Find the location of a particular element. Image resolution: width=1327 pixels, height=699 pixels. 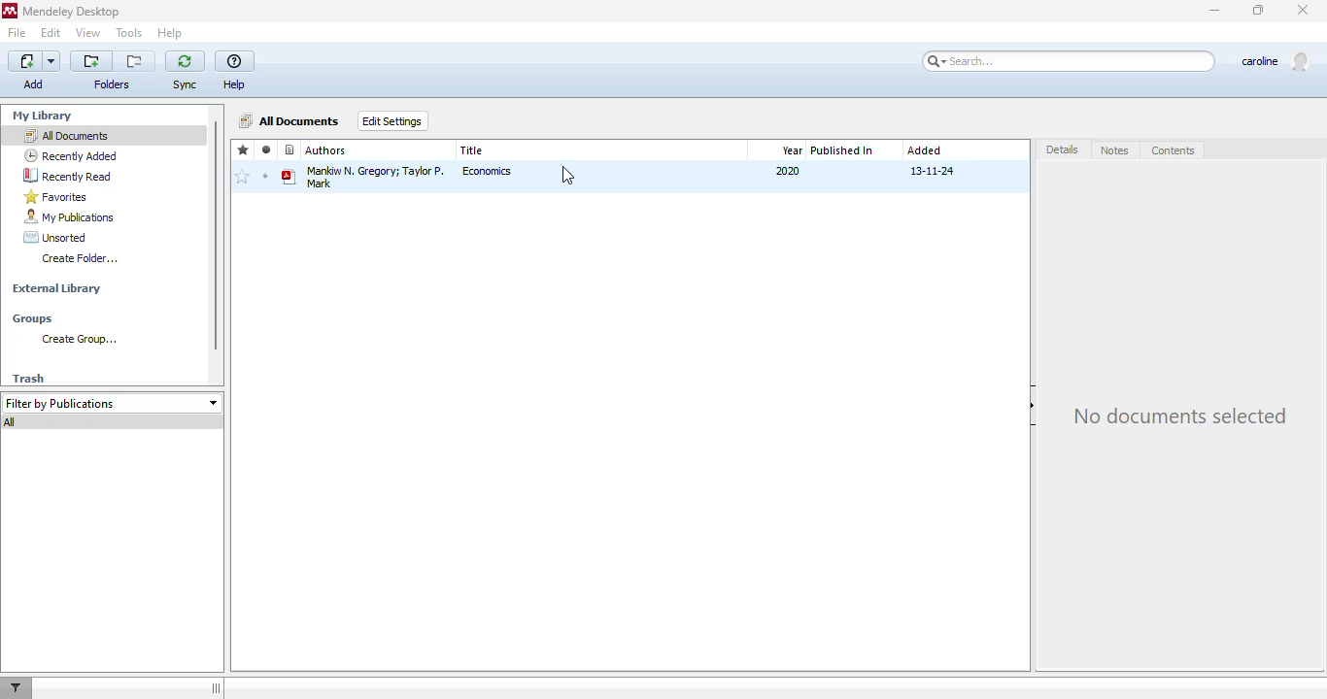

my publications is located at coordinates (69, 216).